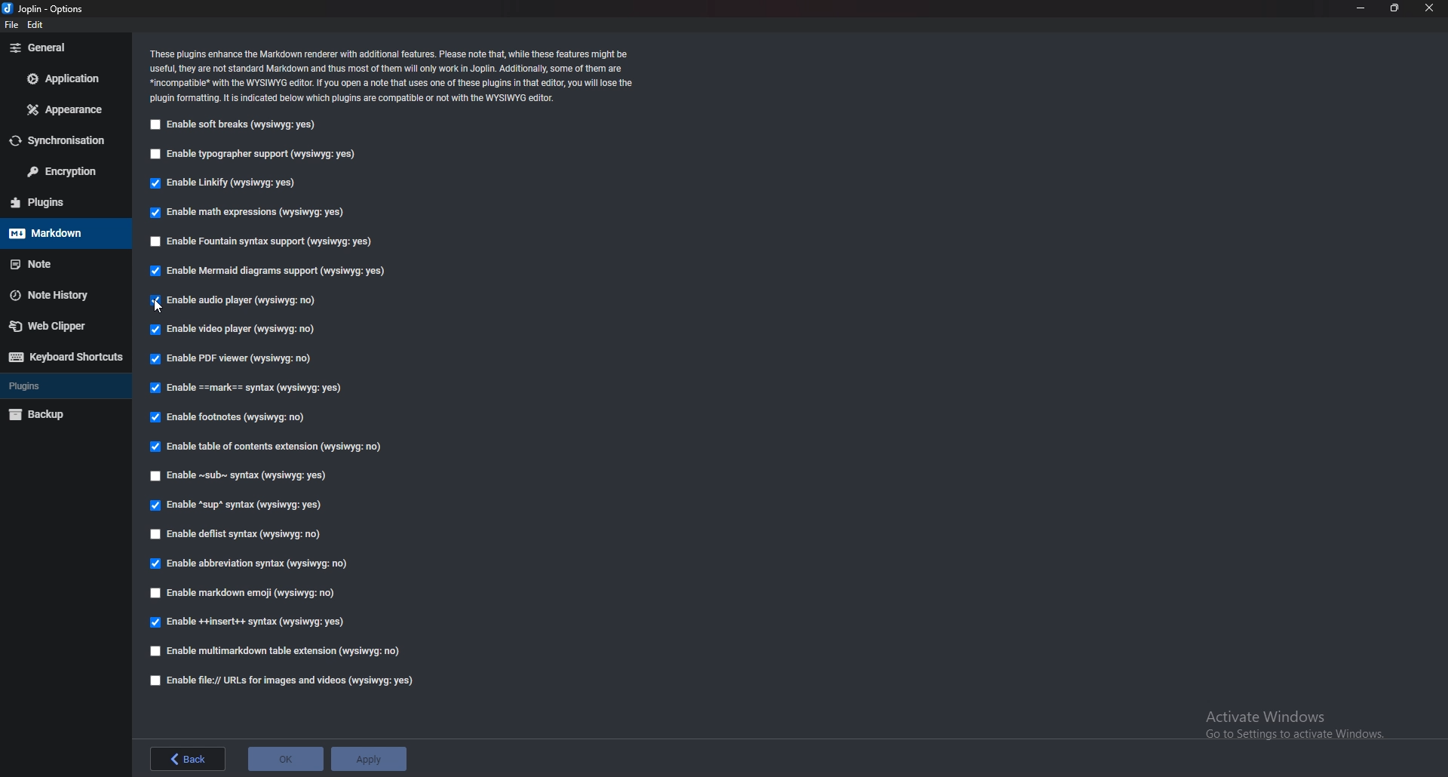 Image resolution: width=1448 pixels, height=777 pixels. What do you see at coordinates (38, 24) in the screenshot?
I see `edit` at bounding box center [38, 24].